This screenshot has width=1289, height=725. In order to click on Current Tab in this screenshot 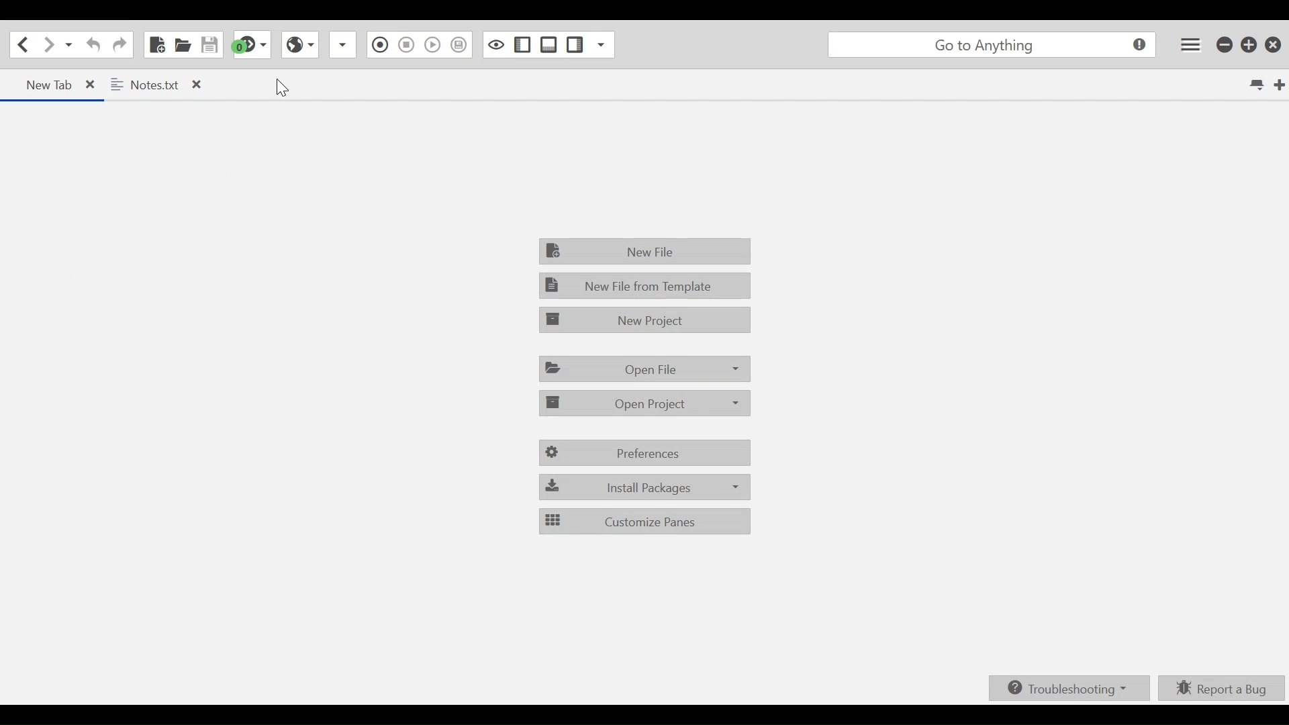, I will do `click(56, 85)`.